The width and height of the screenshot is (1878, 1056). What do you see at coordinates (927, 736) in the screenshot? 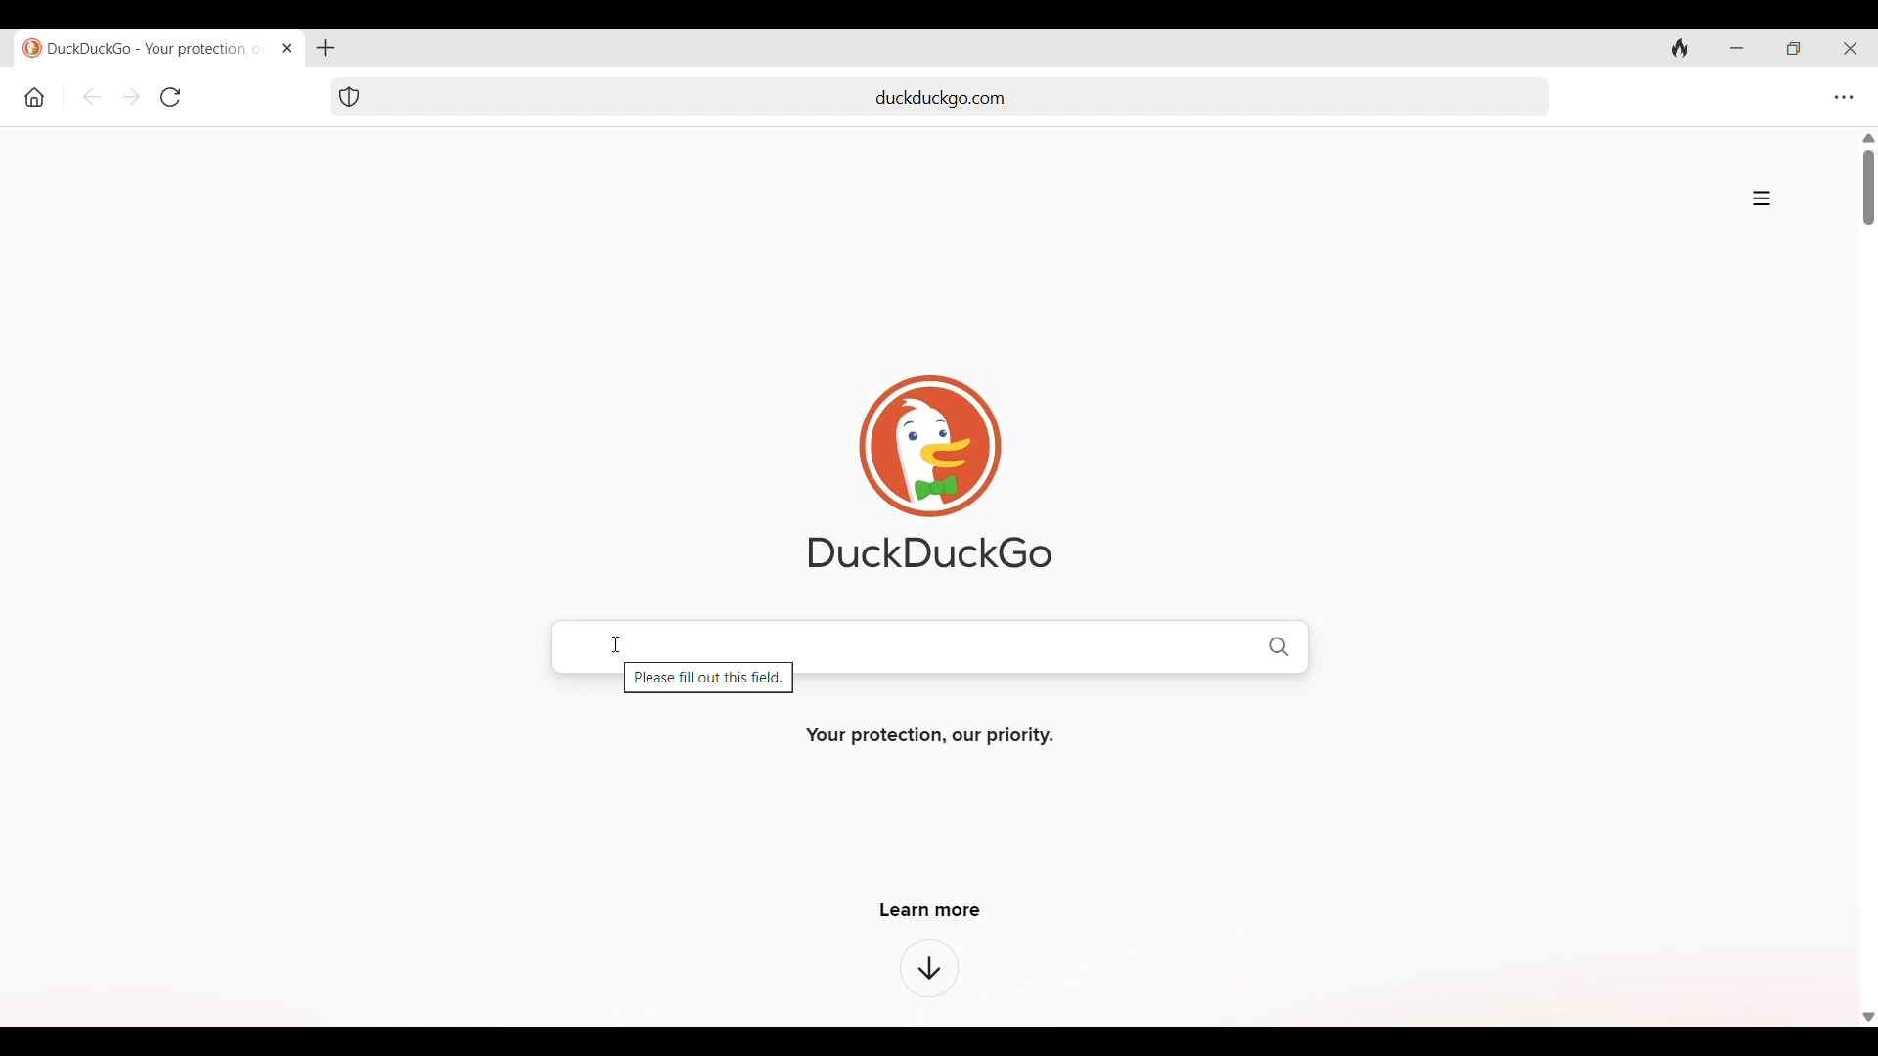
I see `Your protection, our priority.` at bounding box center [927, 736].